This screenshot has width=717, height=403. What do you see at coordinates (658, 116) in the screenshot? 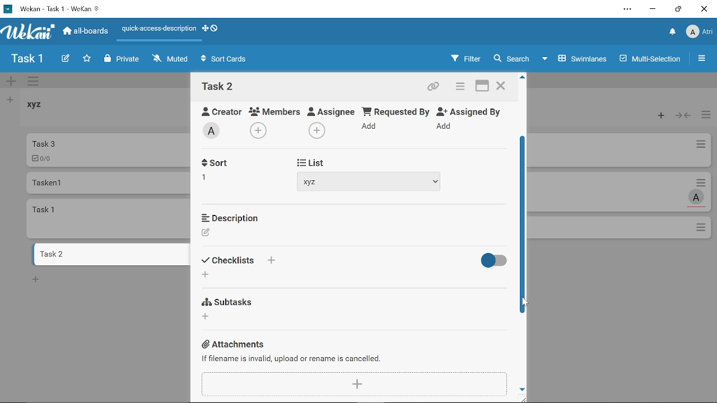
I see `Add card to the top` at bounding box center [658, 116].